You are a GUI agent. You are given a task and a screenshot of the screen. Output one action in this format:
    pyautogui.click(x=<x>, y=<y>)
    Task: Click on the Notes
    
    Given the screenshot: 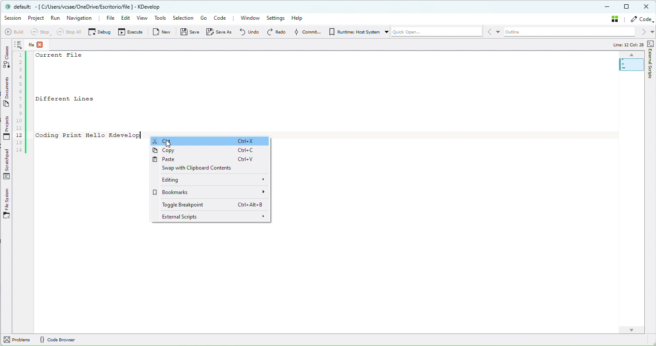 What is the action you would take?
    pyautogui.click(x=19, y=45)
    